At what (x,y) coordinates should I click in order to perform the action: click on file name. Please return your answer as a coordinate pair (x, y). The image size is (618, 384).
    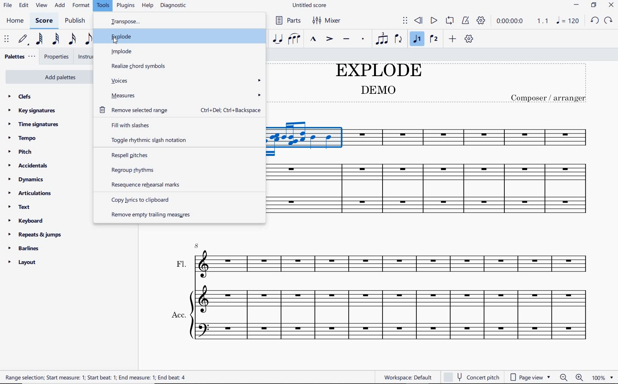
    Looking at the image, I should click on (310, 6).